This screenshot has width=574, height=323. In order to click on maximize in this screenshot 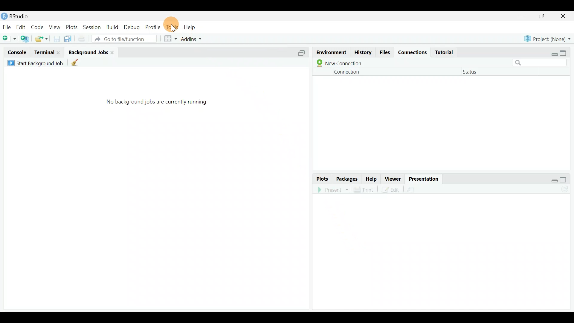, I will do `click(542, 17)`.